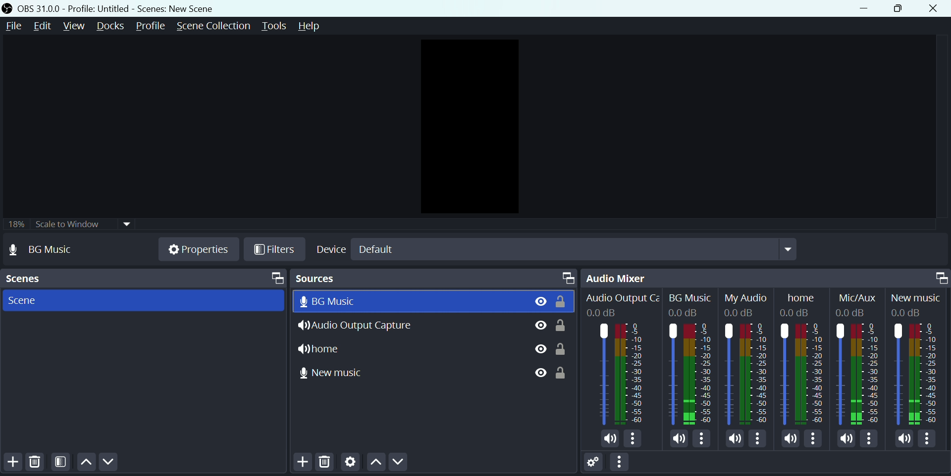  Describe the element at coordinates (29, 279) in the screenshot. I see `Scenes` at that location.